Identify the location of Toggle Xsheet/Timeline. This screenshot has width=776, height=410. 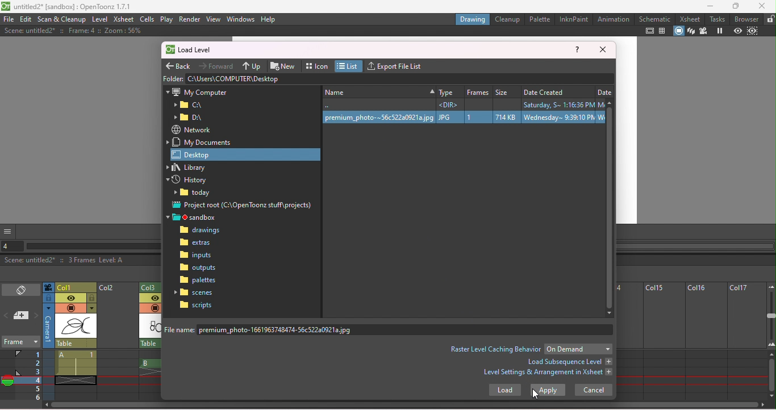
(22, 291).